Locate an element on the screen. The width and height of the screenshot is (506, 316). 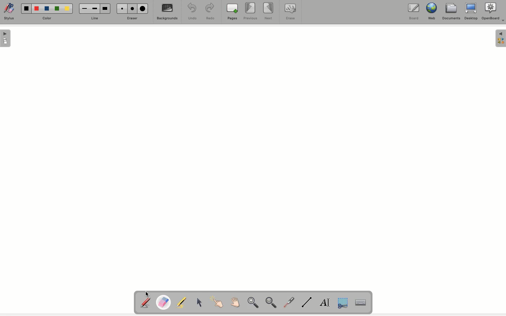
Keyboard is located at coordinates (361, 302).